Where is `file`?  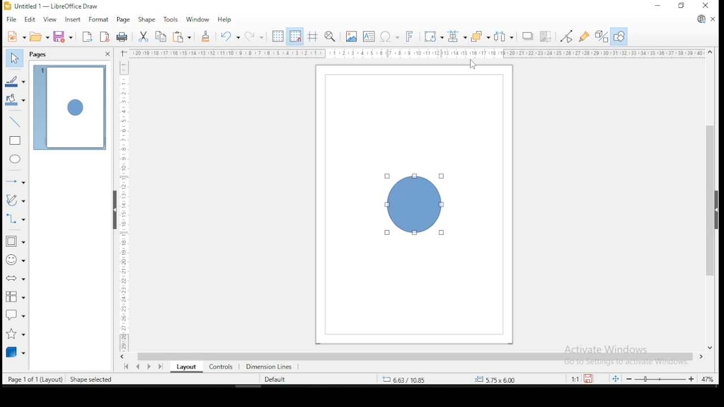 file is located at coordinates (12, 20).